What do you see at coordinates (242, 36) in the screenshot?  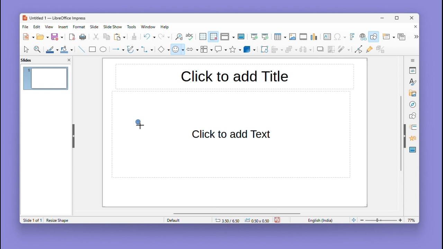 I see `Master slide` at bounding box center [242, 36].